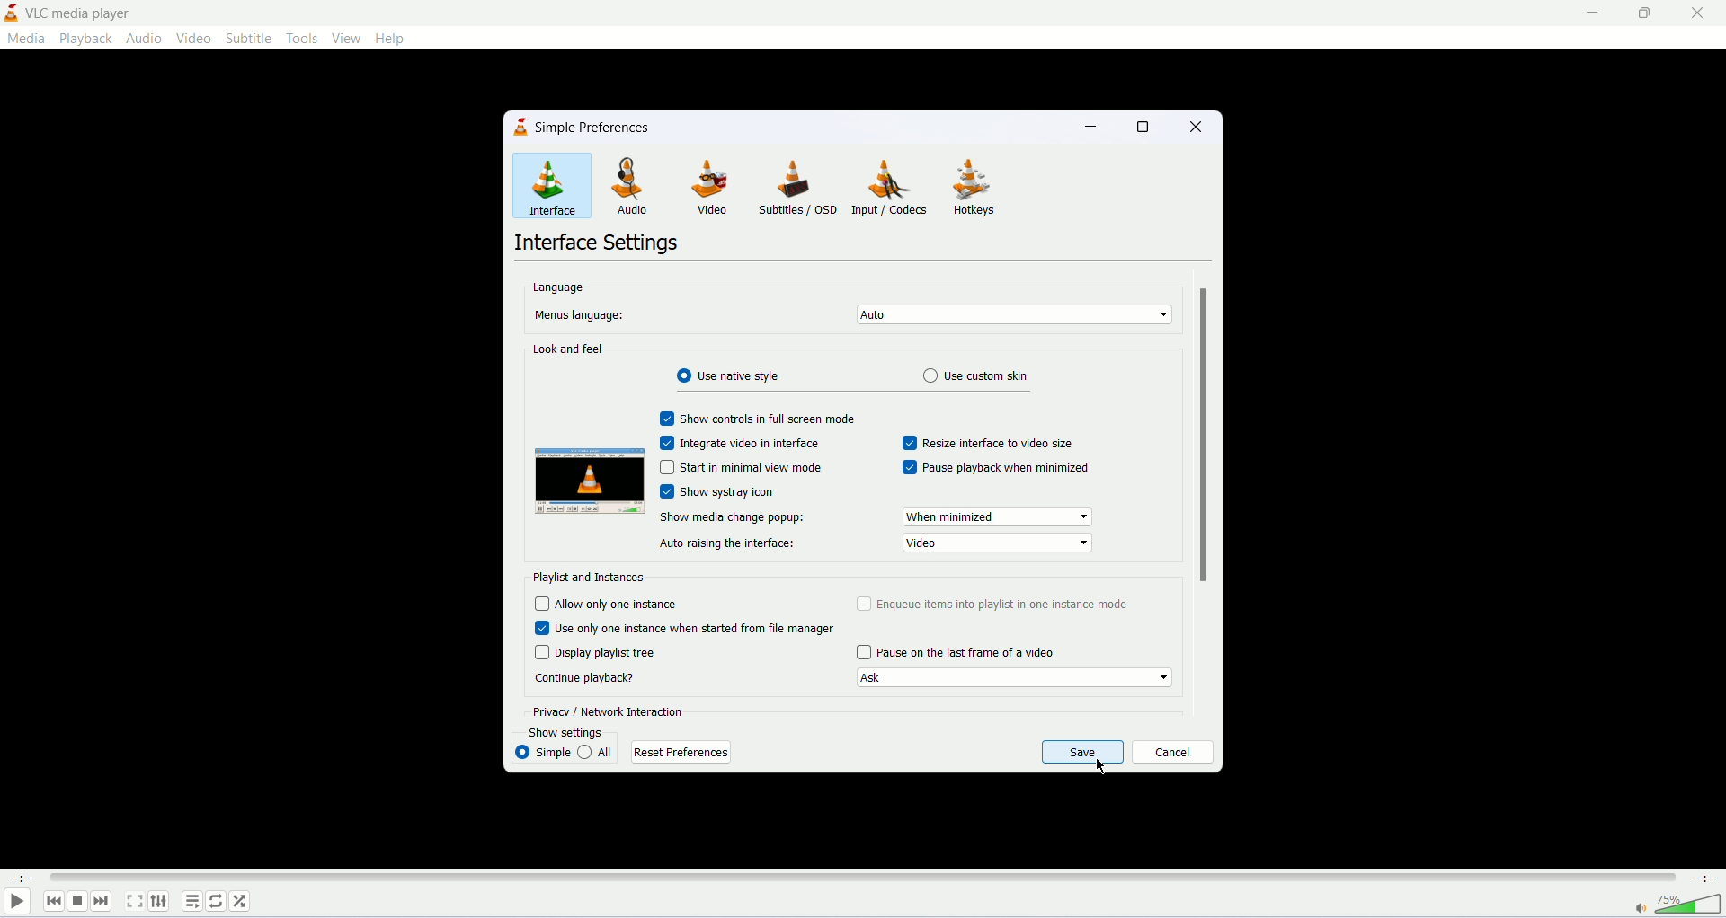  Describe the element at coordinates (613, 652) in the screenshot. I see `display playlist tree` at that location.